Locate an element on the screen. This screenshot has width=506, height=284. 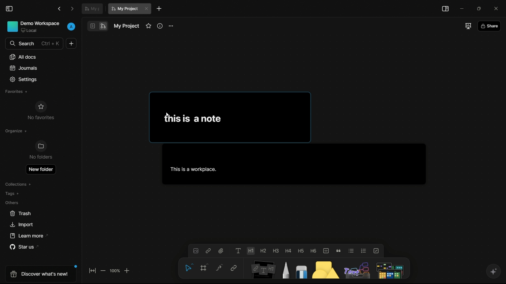
link is located at coordinates (233, 268).